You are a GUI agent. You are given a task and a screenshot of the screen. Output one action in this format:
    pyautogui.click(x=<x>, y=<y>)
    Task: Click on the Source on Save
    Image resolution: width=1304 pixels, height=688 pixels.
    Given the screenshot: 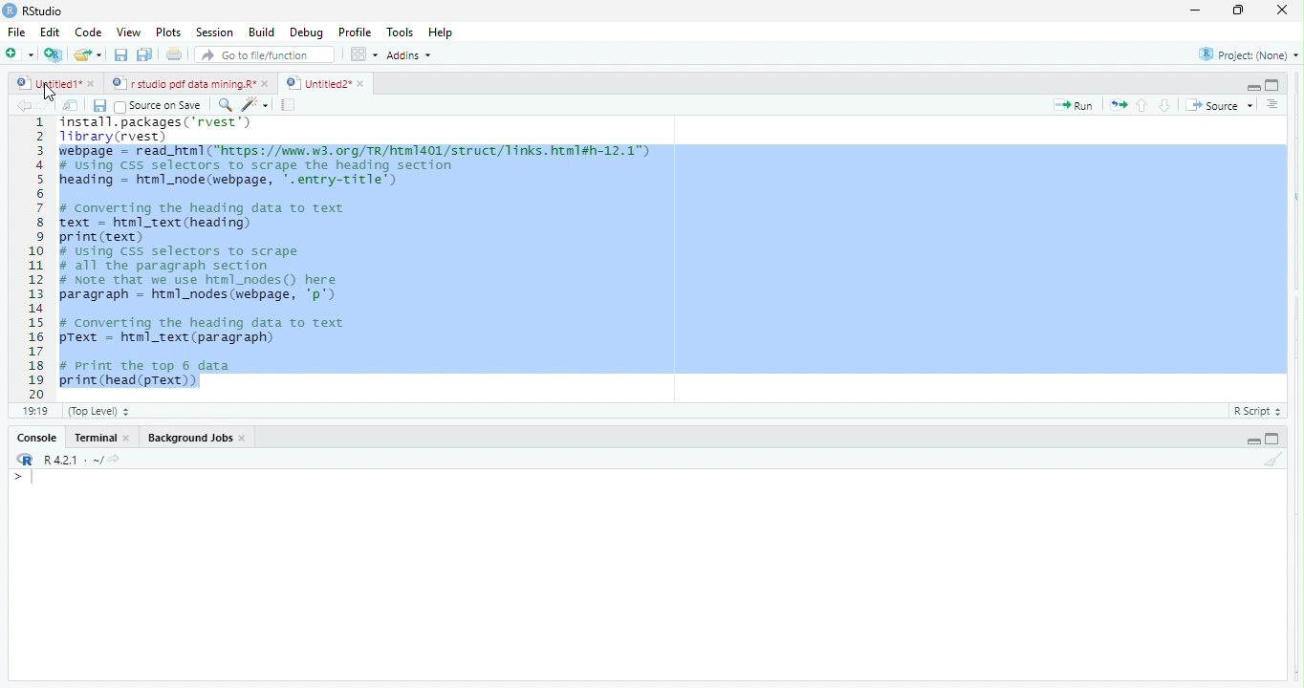 What is the action you would take?
    pyautogui.click(x=161, y=106)
    